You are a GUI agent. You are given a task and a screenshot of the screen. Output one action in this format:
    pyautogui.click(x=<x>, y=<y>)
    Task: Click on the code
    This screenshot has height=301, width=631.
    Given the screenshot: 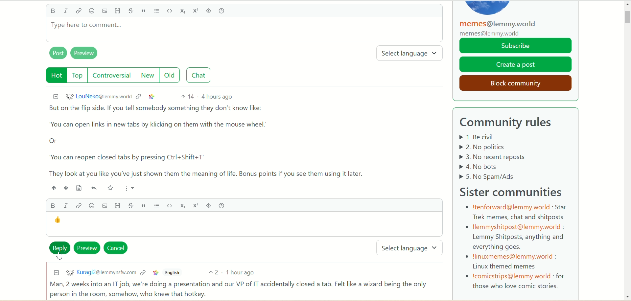 What is the action you would take?
    pyautogui.click(x=169, y=206)
    